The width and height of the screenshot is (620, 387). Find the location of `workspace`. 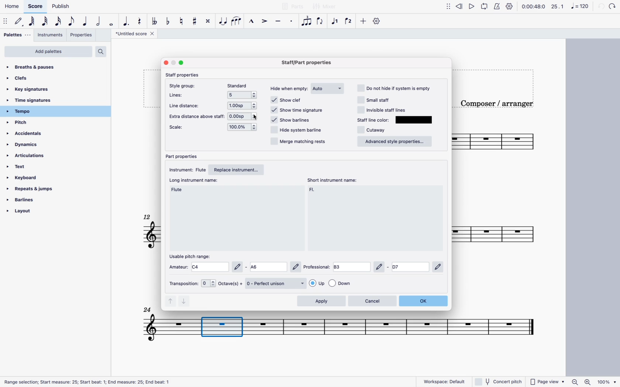

workspace is located at coordinates (441, 381).